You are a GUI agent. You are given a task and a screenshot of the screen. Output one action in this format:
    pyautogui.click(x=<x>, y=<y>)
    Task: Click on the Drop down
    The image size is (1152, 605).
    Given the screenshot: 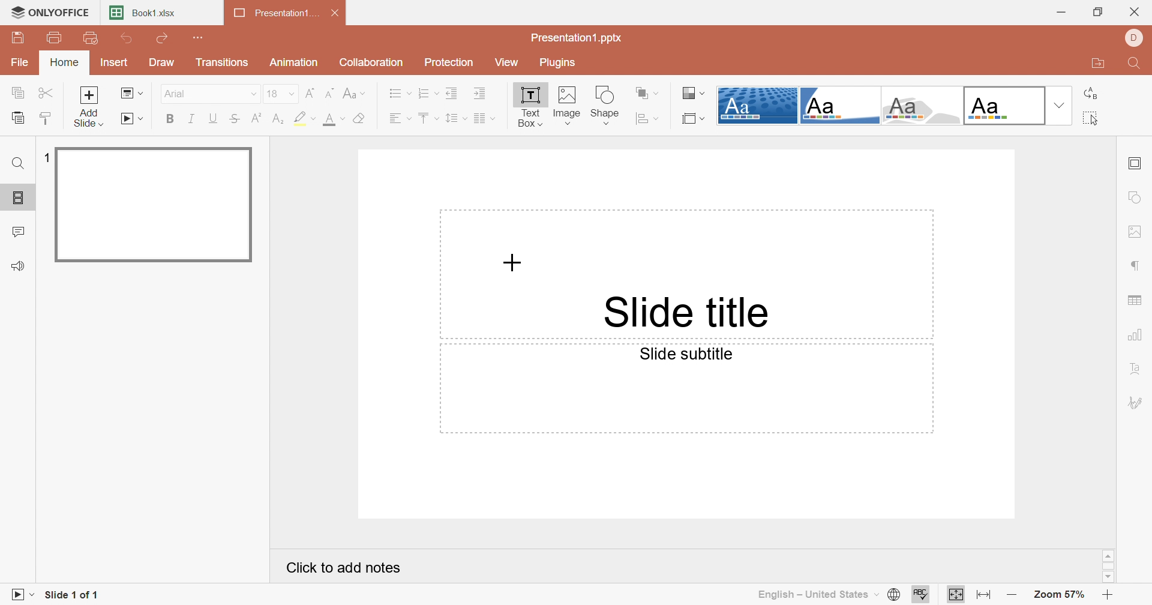 What is the action you would take?
    pyautogui.click(x=1058, y=105)
    